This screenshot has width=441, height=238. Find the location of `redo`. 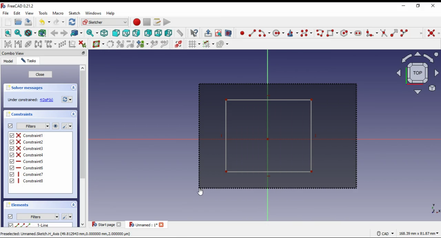

redo is located at coordinates (59, 22).